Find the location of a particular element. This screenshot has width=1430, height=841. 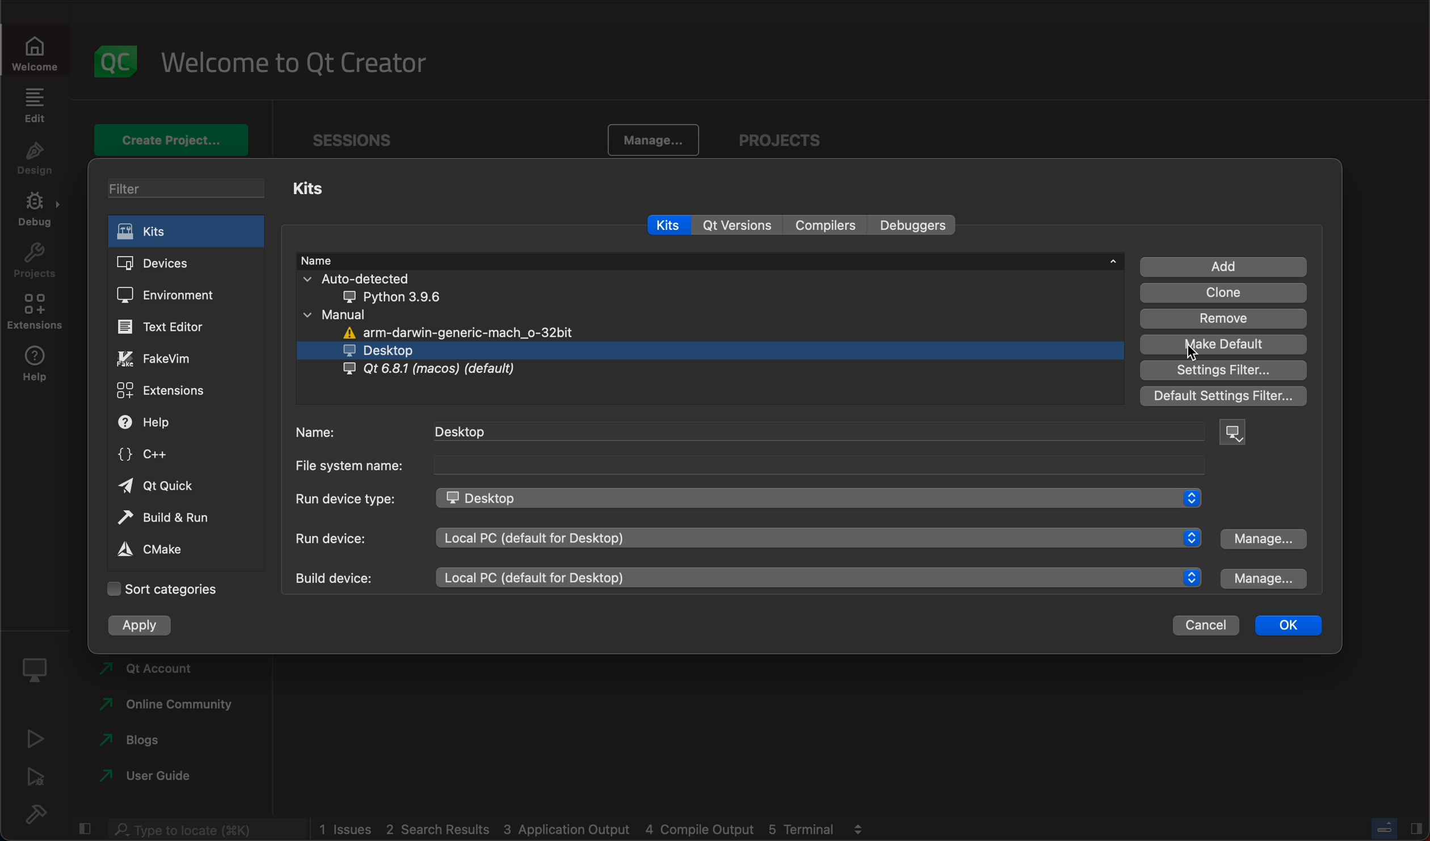

kits is located at coordinates (669, 226).